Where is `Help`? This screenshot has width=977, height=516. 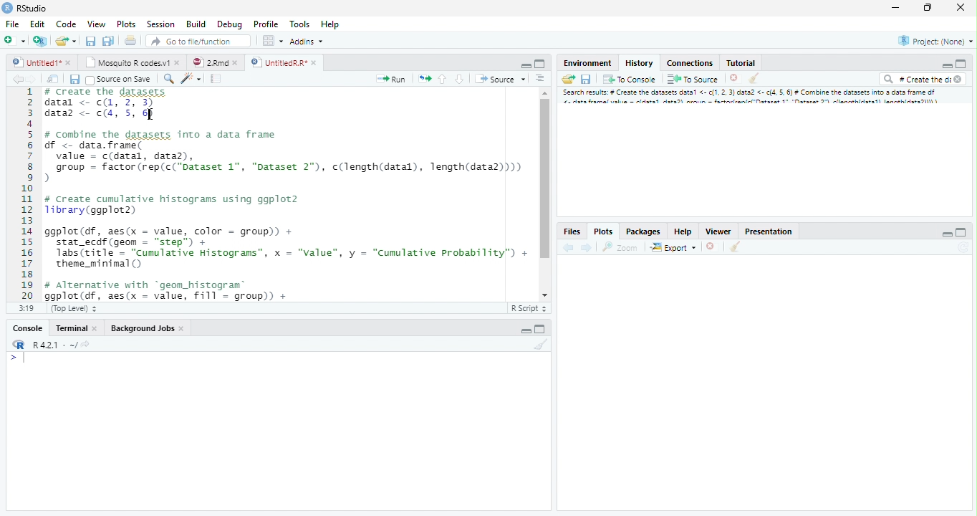 Help is located at coordinates (329, 24).